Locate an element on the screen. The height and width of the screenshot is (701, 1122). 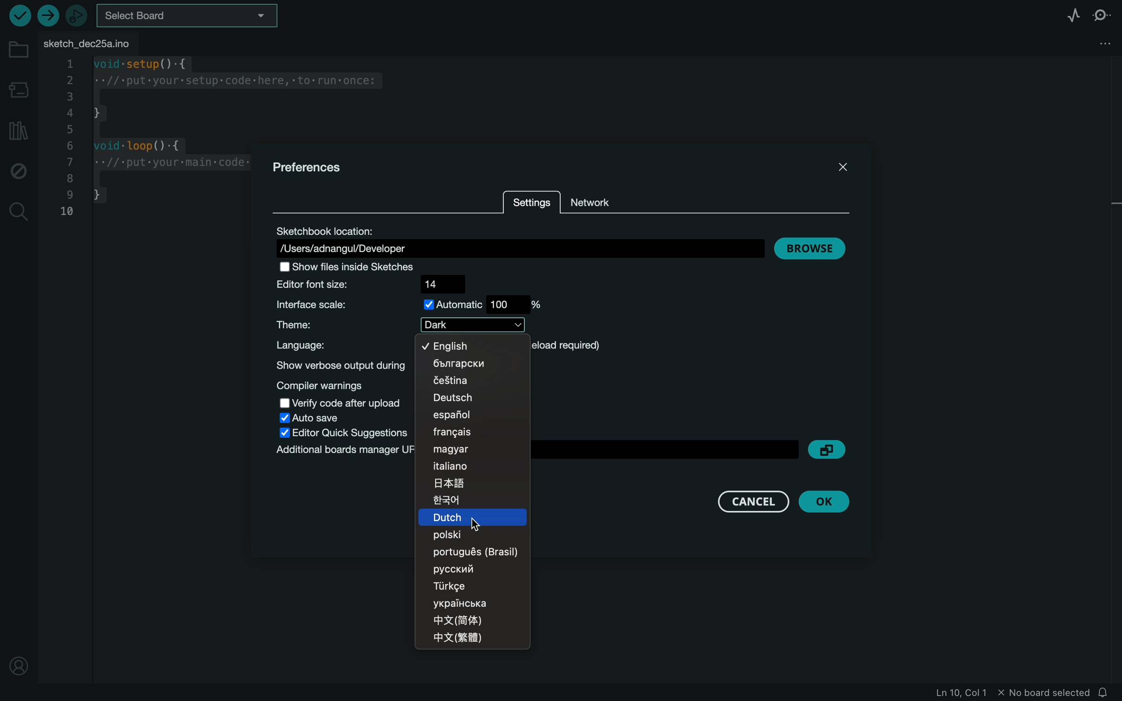
serial plotter is located at coordinates (1065, 16).